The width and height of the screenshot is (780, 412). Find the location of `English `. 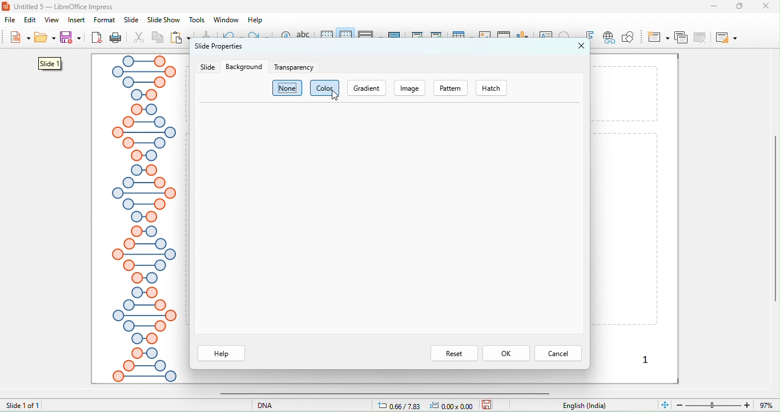

English  is located at coordinates (591, 406).